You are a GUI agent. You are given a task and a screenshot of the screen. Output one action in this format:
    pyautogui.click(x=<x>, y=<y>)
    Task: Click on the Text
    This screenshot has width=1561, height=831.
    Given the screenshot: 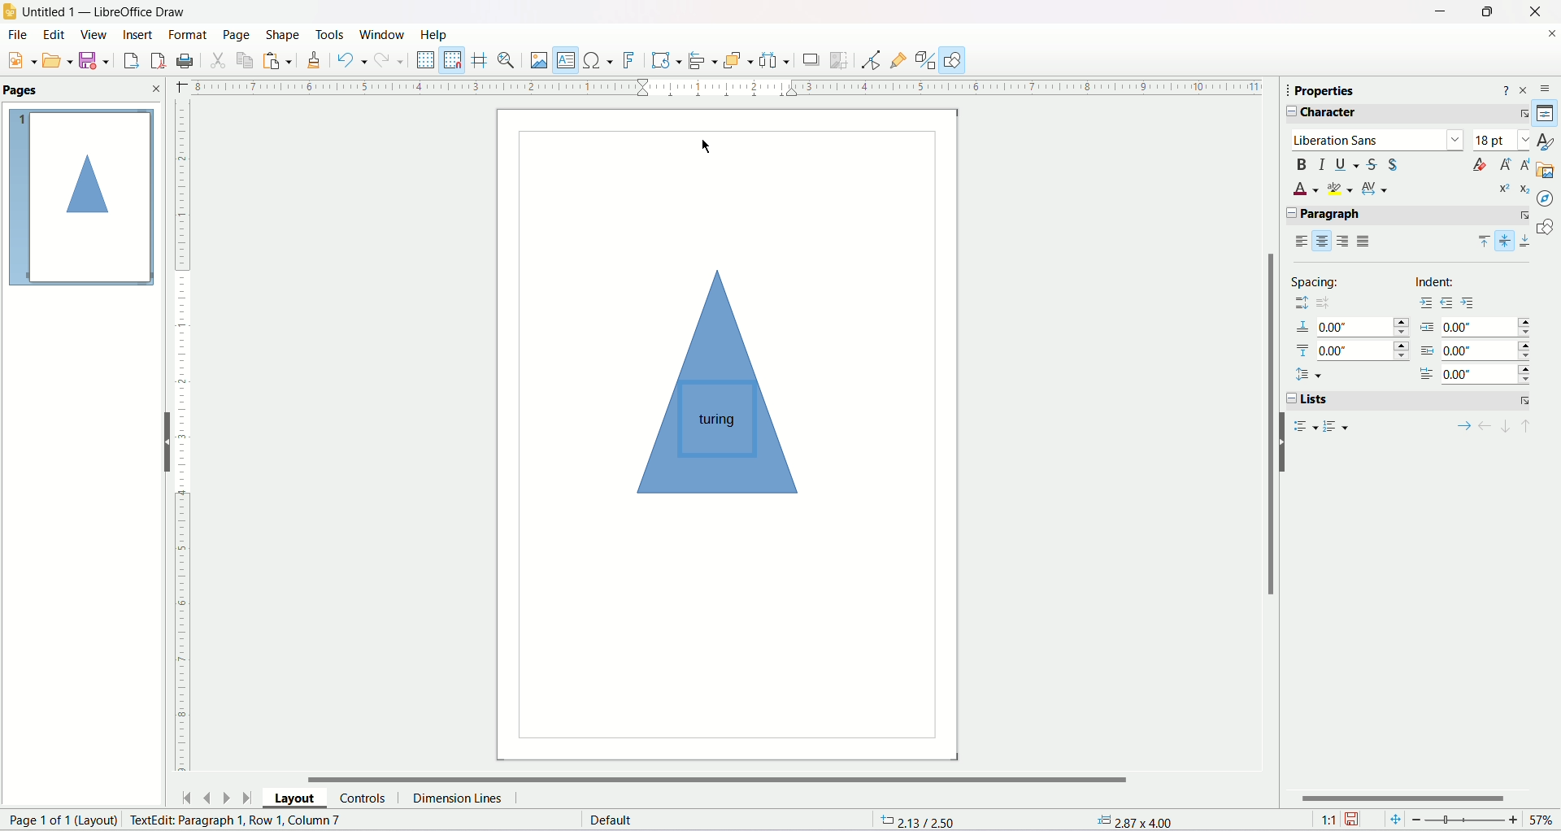 What is the action you would take?
    pyautogui.click(x=923, y=821)
    